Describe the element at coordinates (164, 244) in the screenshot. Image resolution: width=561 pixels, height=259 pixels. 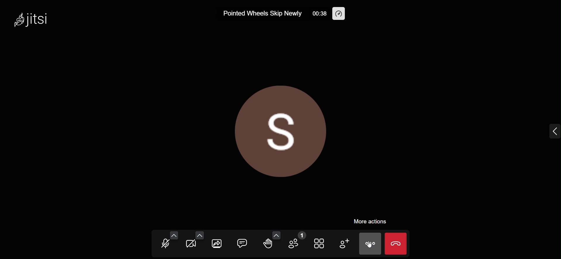
I see `unmute mic` at that location.